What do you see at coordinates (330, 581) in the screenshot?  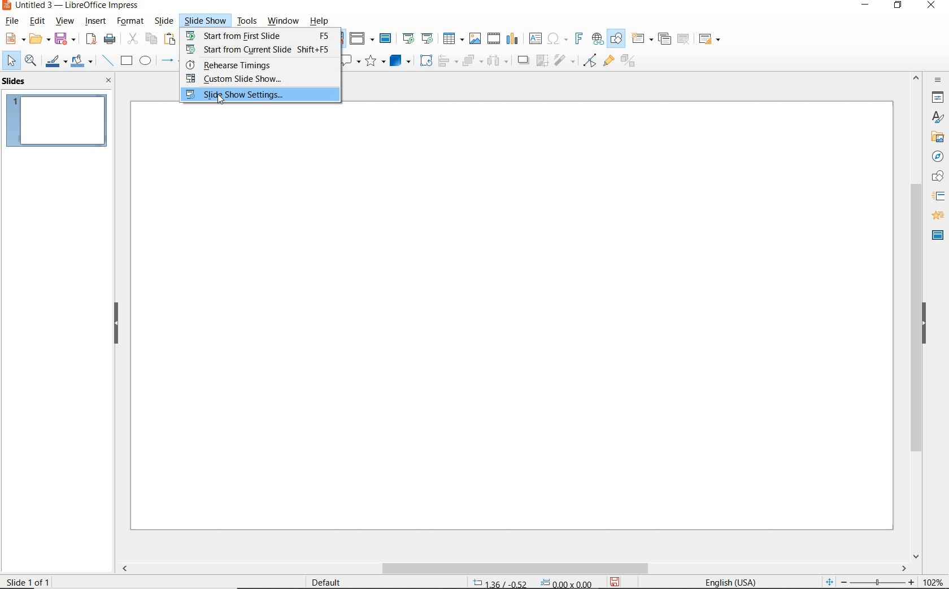 I see `DEFAULT` at bounding box center [330, 581].